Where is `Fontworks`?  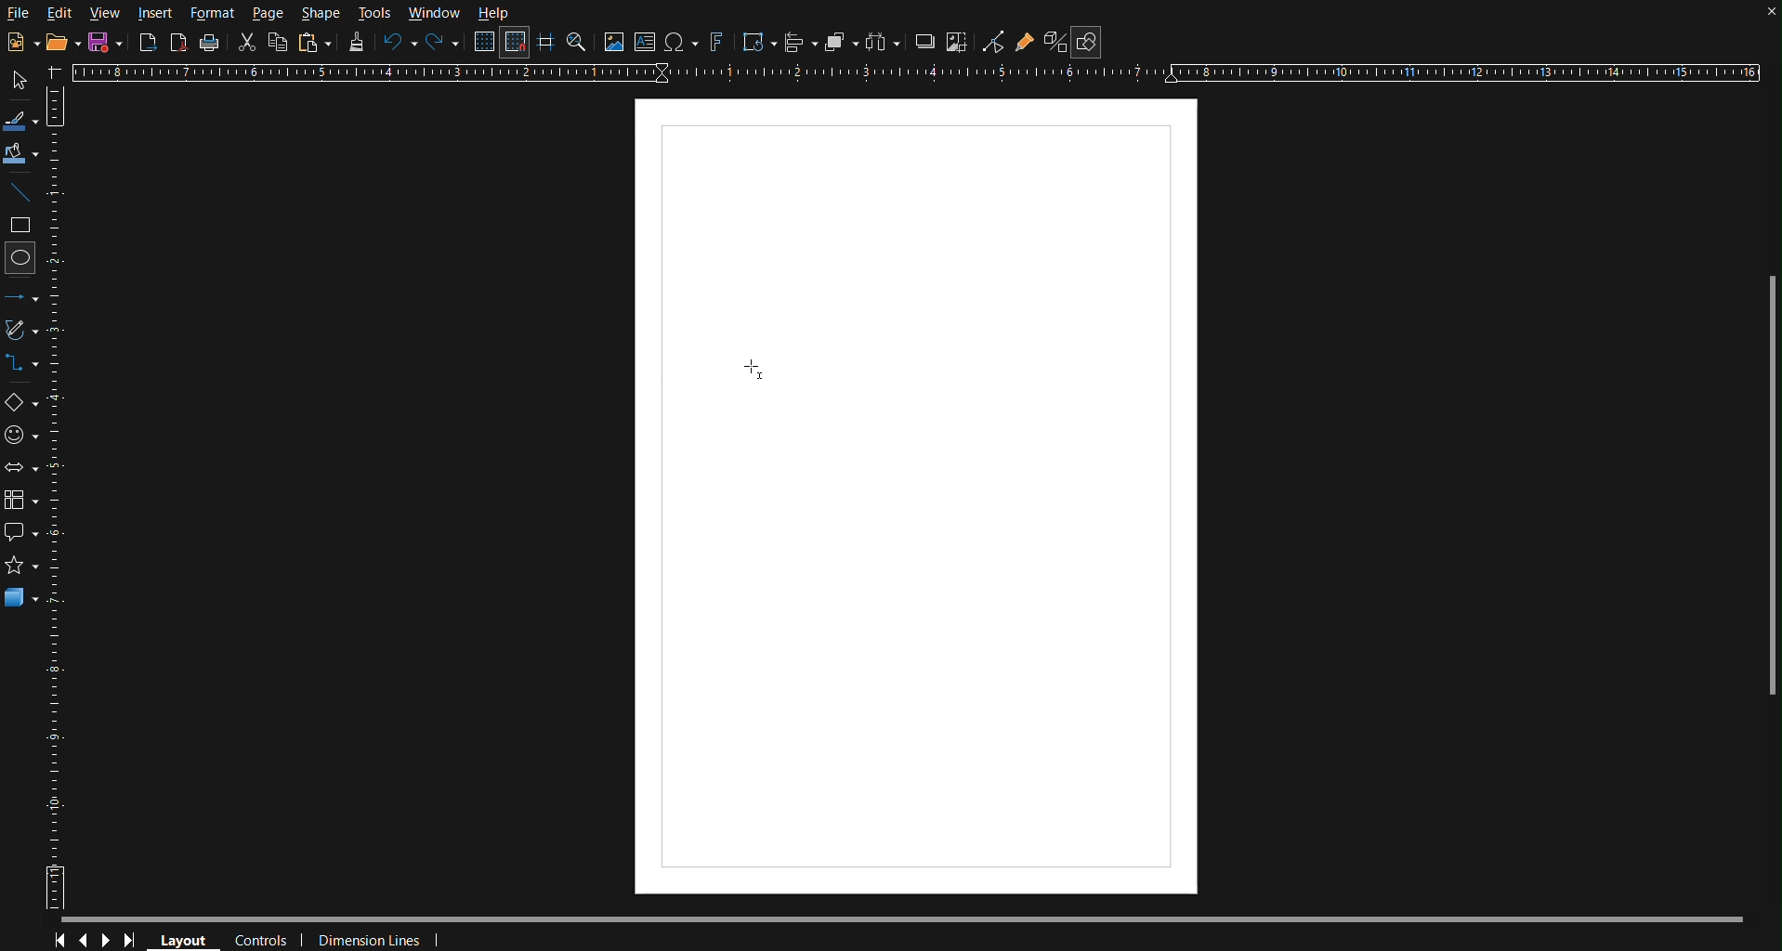
Fontworks is located at coordinates (716, 43).